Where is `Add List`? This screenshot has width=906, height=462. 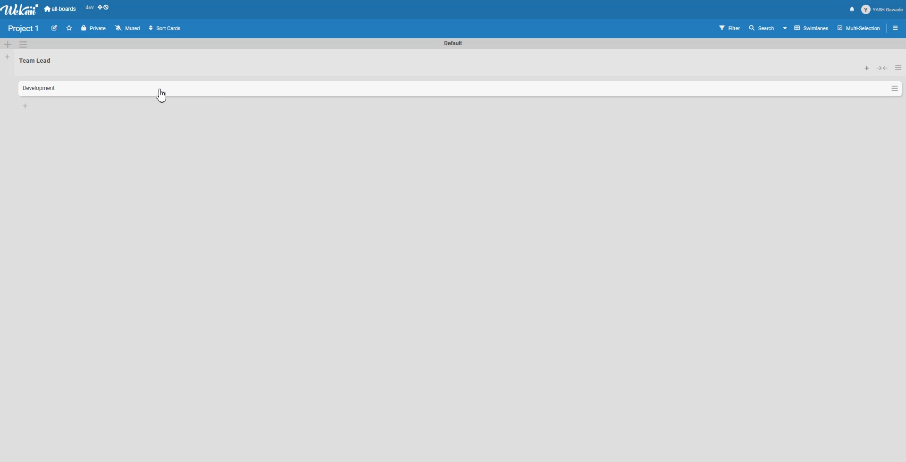
Add List is located at coordinates (8, 58).